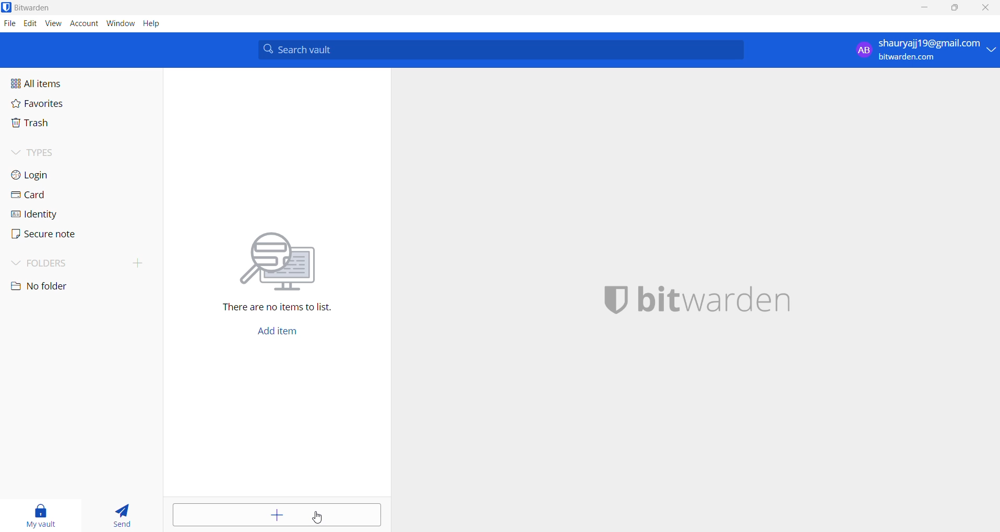  What do you see at coordinates (56, 214) in the screenshot?
I see `identity` at bounding box center [56, 214].